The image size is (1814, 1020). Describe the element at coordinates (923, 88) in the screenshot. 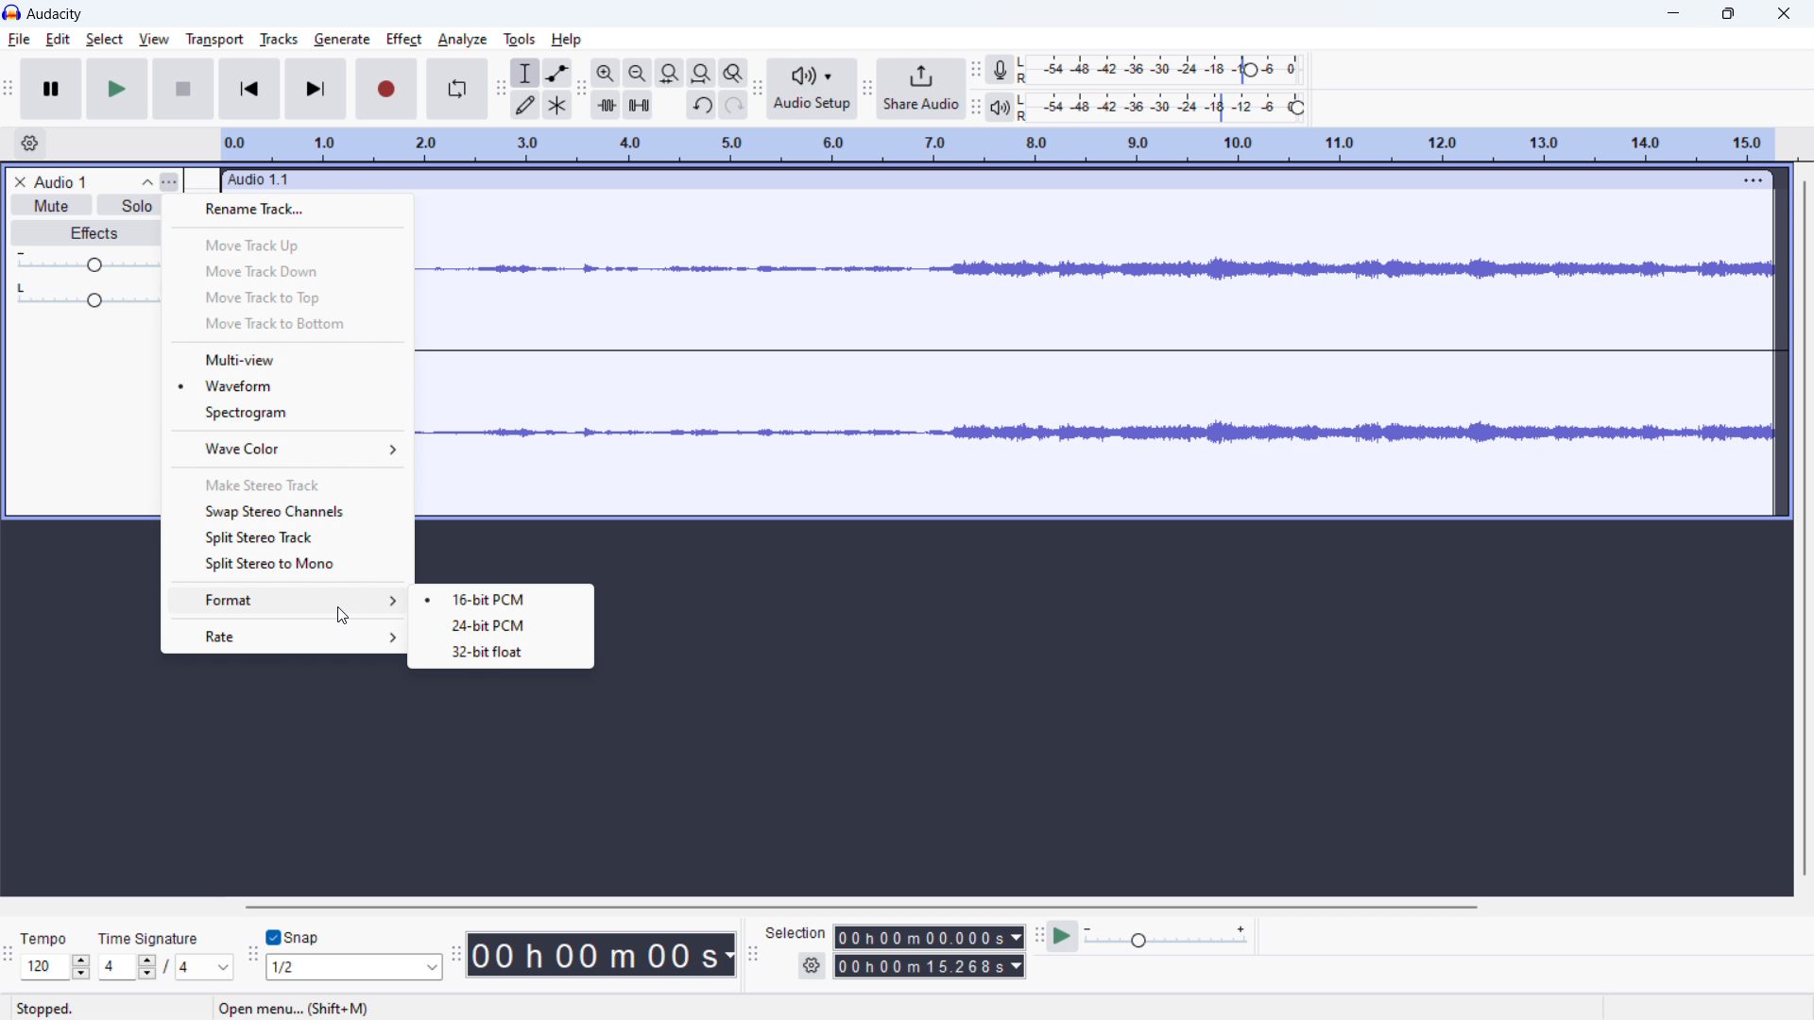

I see `share audio` at that location.